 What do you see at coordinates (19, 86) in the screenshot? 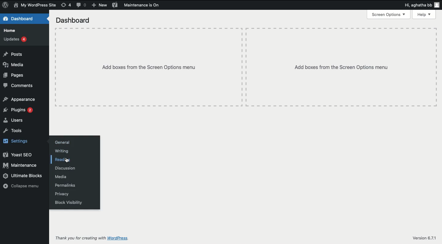
I see `comments` at bounding box center [19, 86].